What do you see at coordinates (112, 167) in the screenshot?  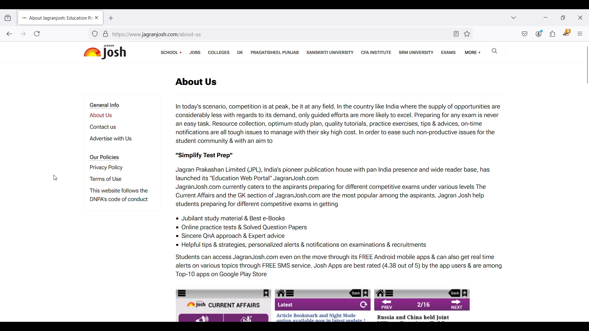 I see `Privacy policy page` at bounding box center [112, 167].